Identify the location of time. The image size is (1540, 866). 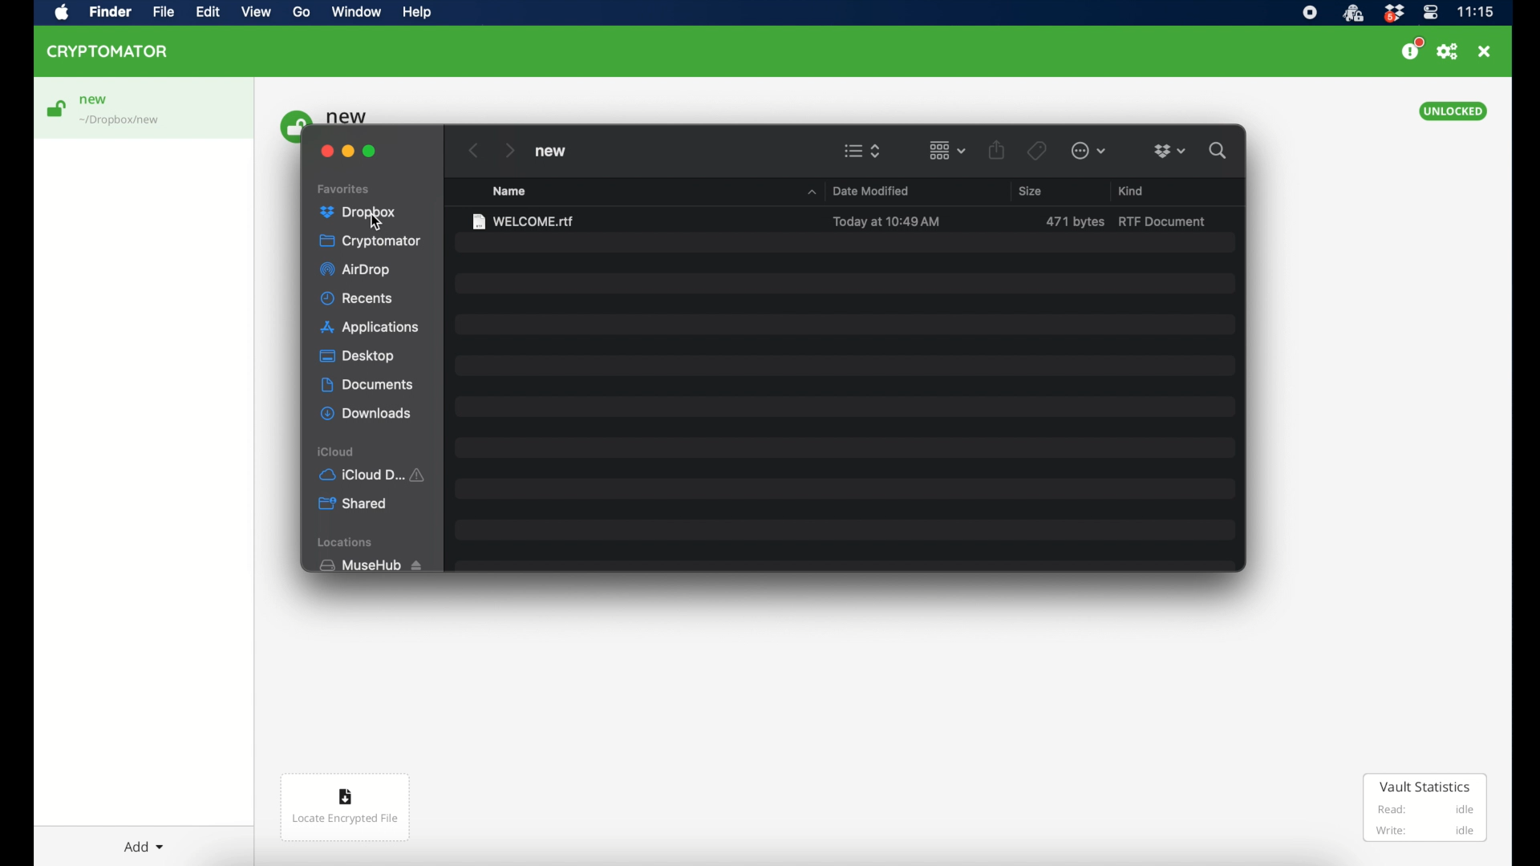
(1475, 11).